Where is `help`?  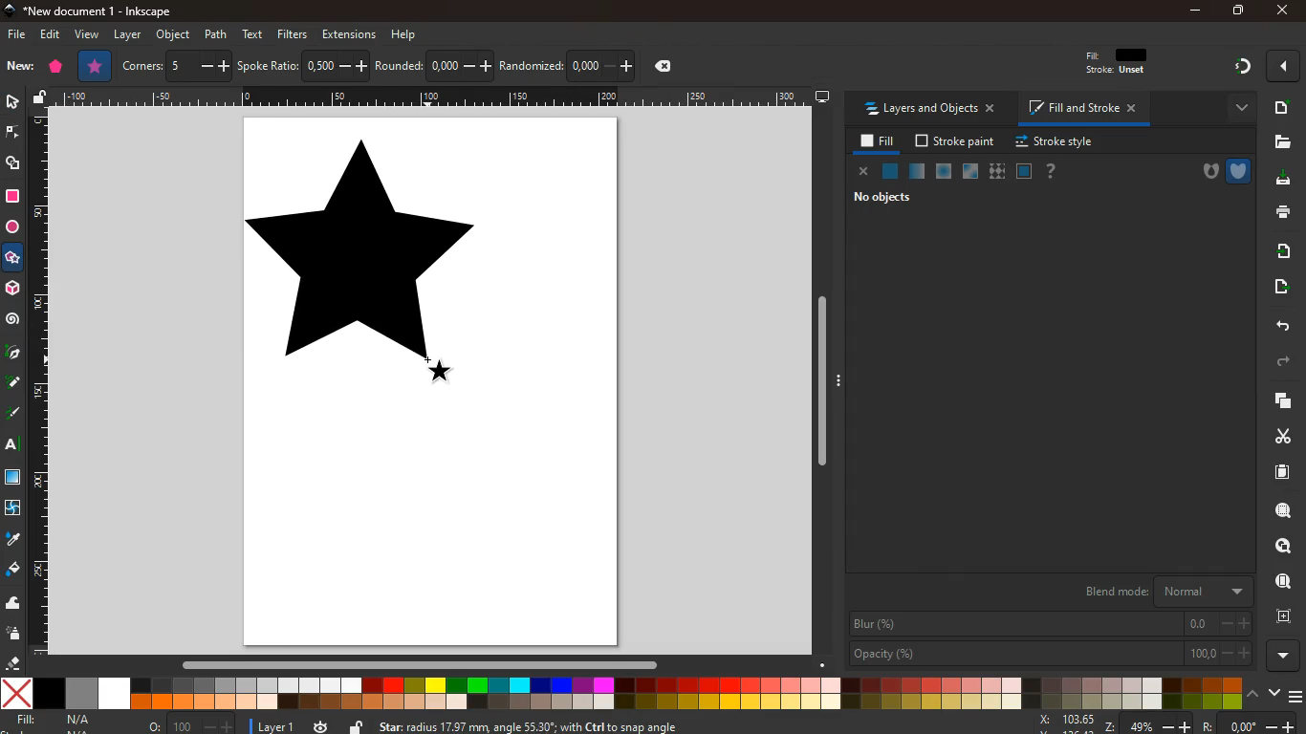
help is located at coordinates (405, 36).